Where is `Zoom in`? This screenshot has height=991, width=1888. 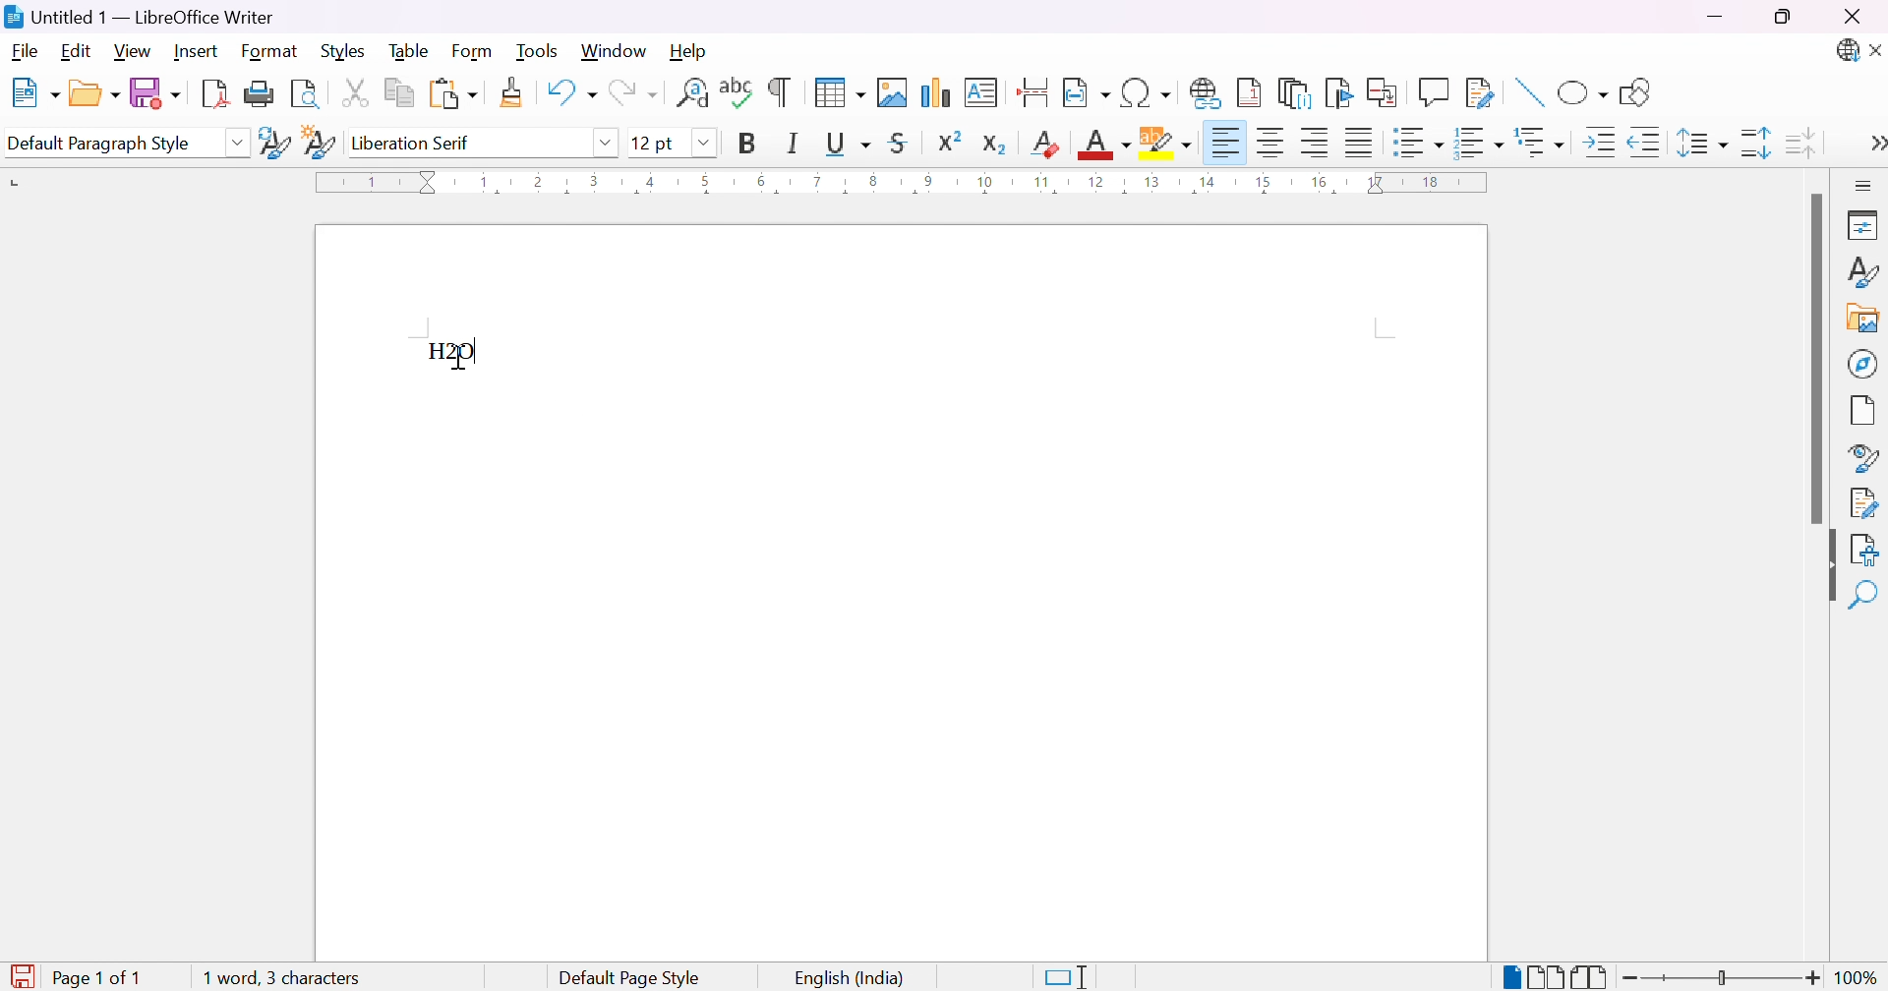
Zoom in is located at coordinates (1811, 980).